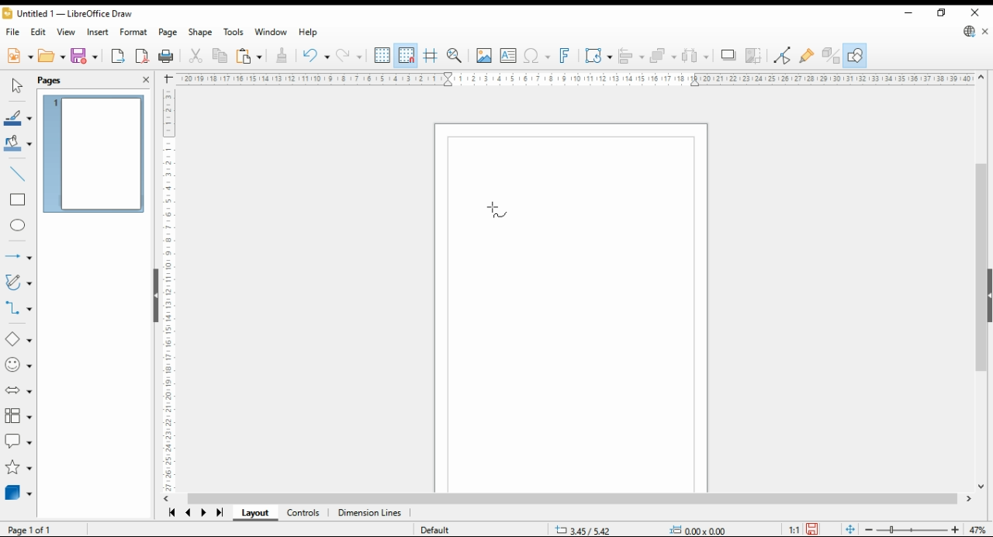  Describe the element at coordinates (574, 78) in the screenshot. I see `Ruler` at that location.